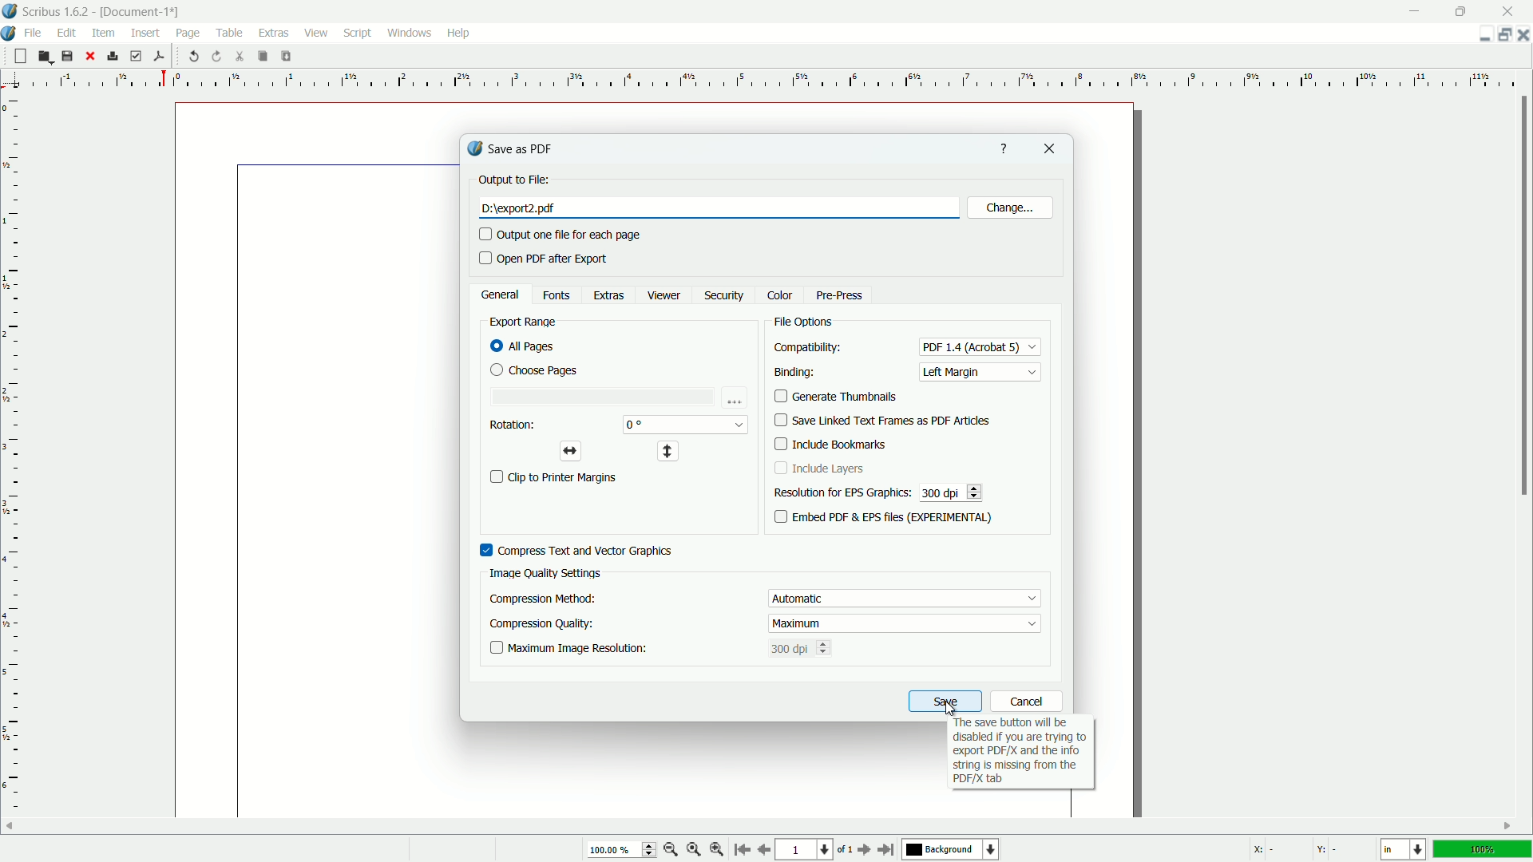 Image resolution: width=1533 pixels, height=862 pixels. I want to click on zoom out, so click(671, 851).